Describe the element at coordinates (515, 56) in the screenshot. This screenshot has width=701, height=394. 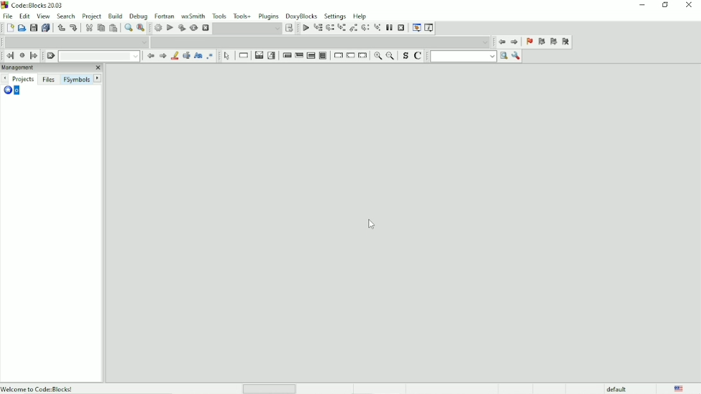
I see `Show options window` at that location.